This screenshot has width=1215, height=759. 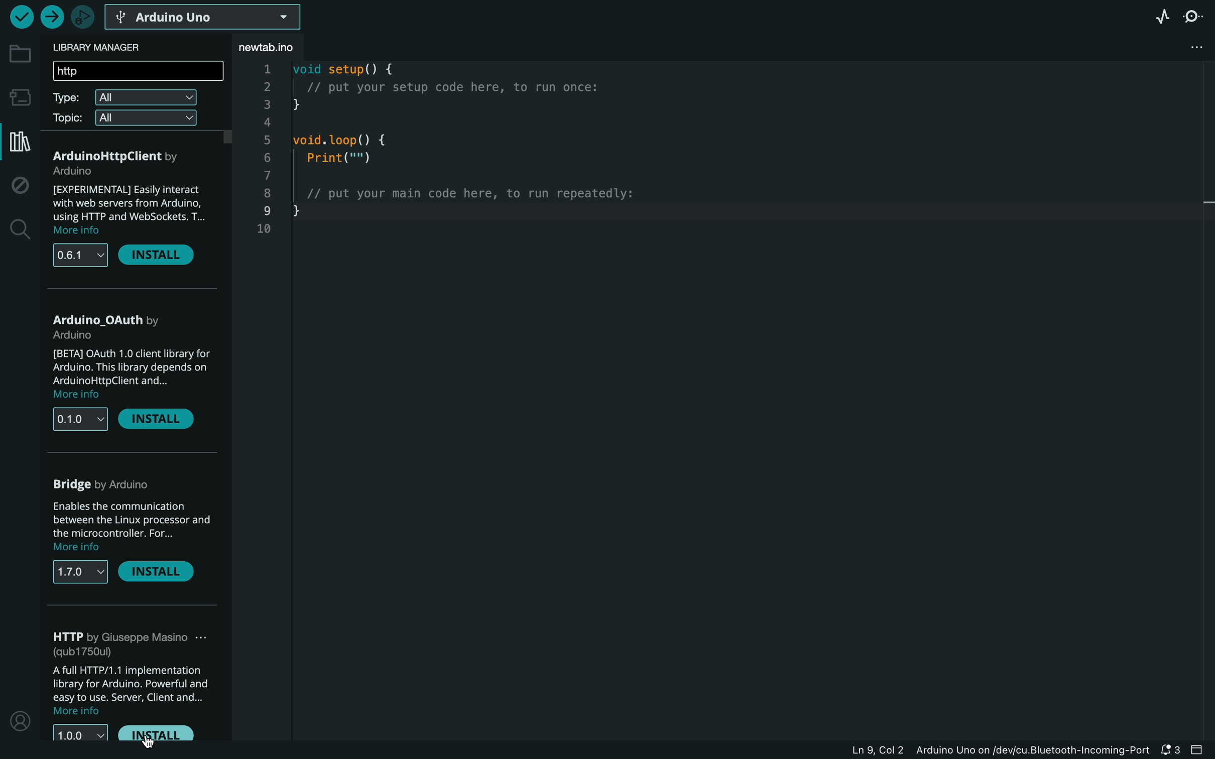 I want to click on versions, so click(x=80, y=252).